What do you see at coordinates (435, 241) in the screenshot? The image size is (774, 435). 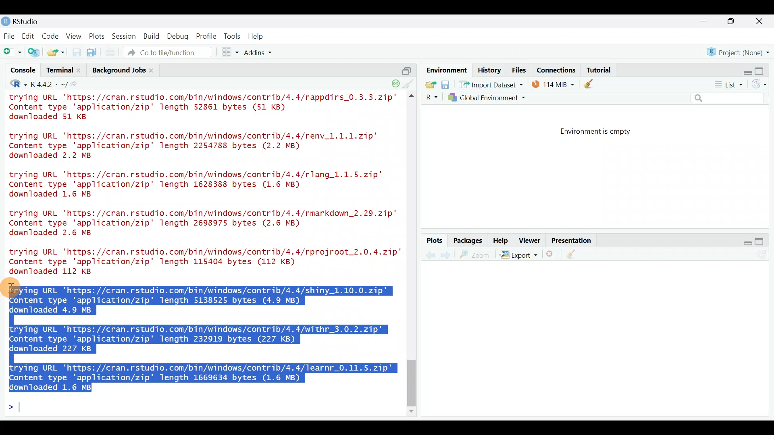 I see `Plots` at bounding box center [435, 241].